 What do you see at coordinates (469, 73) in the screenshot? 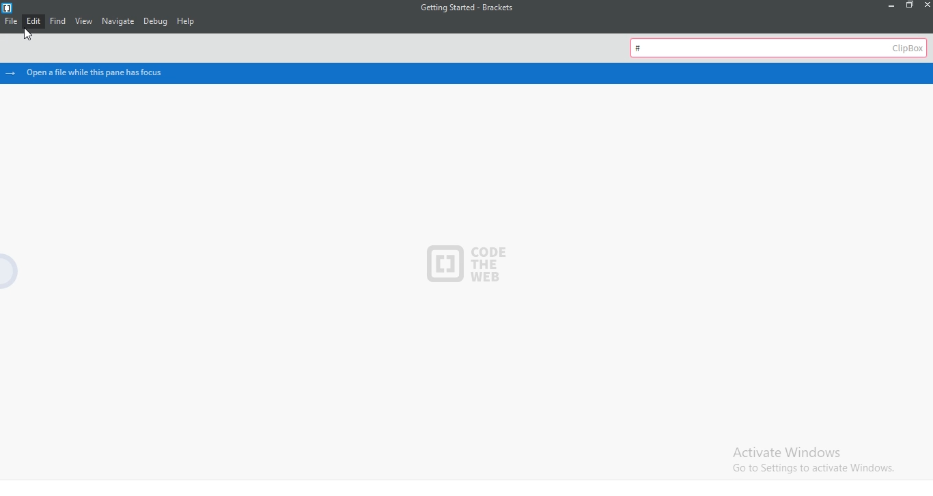
I see `open a file while this pane has focus` at bounding box center [469, 73].